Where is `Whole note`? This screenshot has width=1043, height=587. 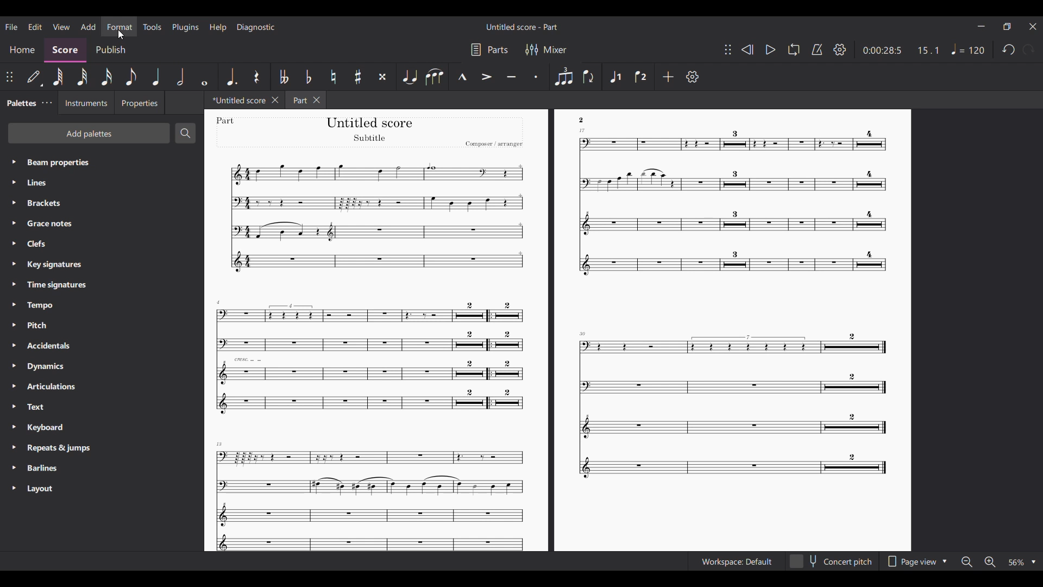 Whole note is located at coordinates (205, 77).